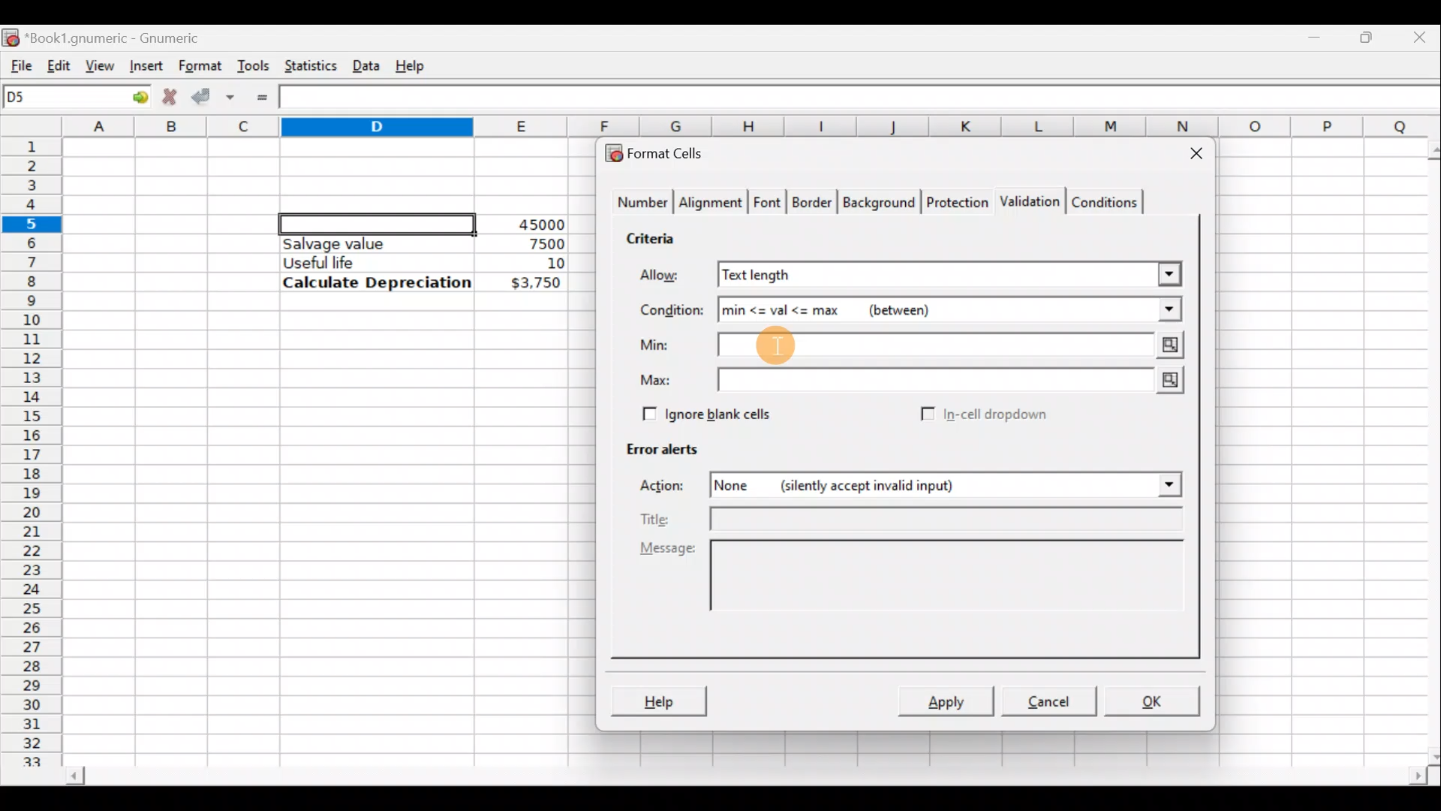 Image resolution: width=1441 pixels, height=811 pixels. What do you see at coordinates (775, 343) in the screenshot?
I see `Cursor` at bounding box center [775, 343].